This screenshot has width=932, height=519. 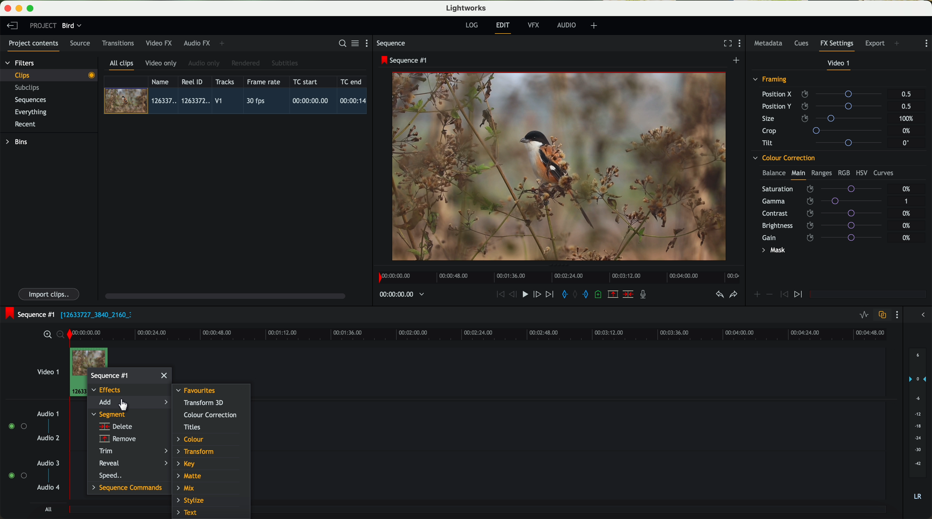 I want to click on framing, so click(x=770, y=80).